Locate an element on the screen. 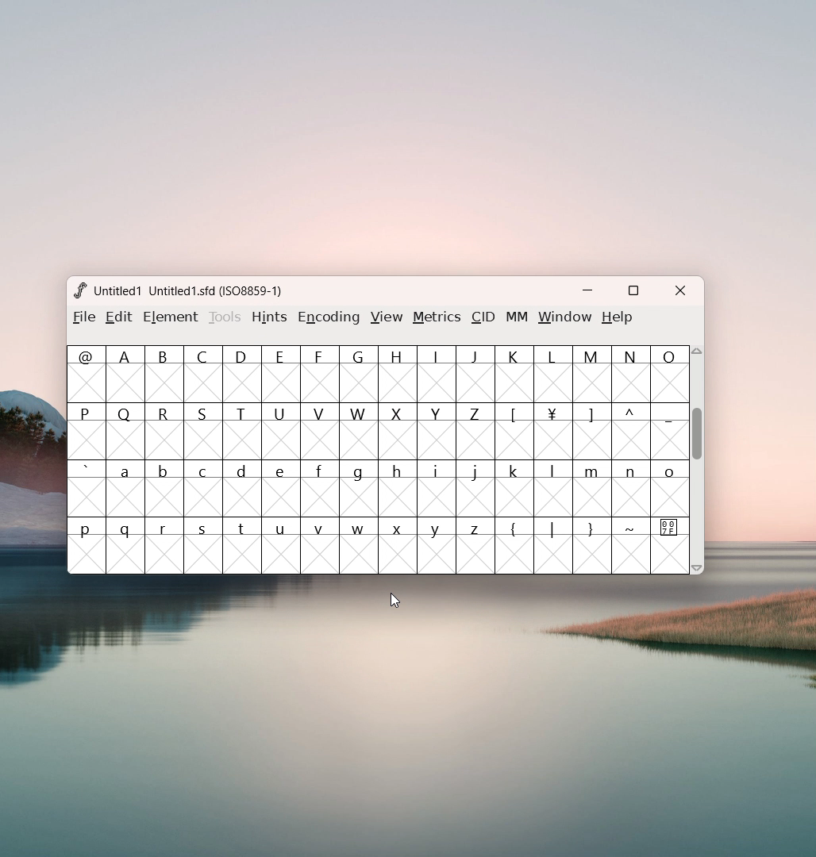  tools is located at coordinates (224, 317).